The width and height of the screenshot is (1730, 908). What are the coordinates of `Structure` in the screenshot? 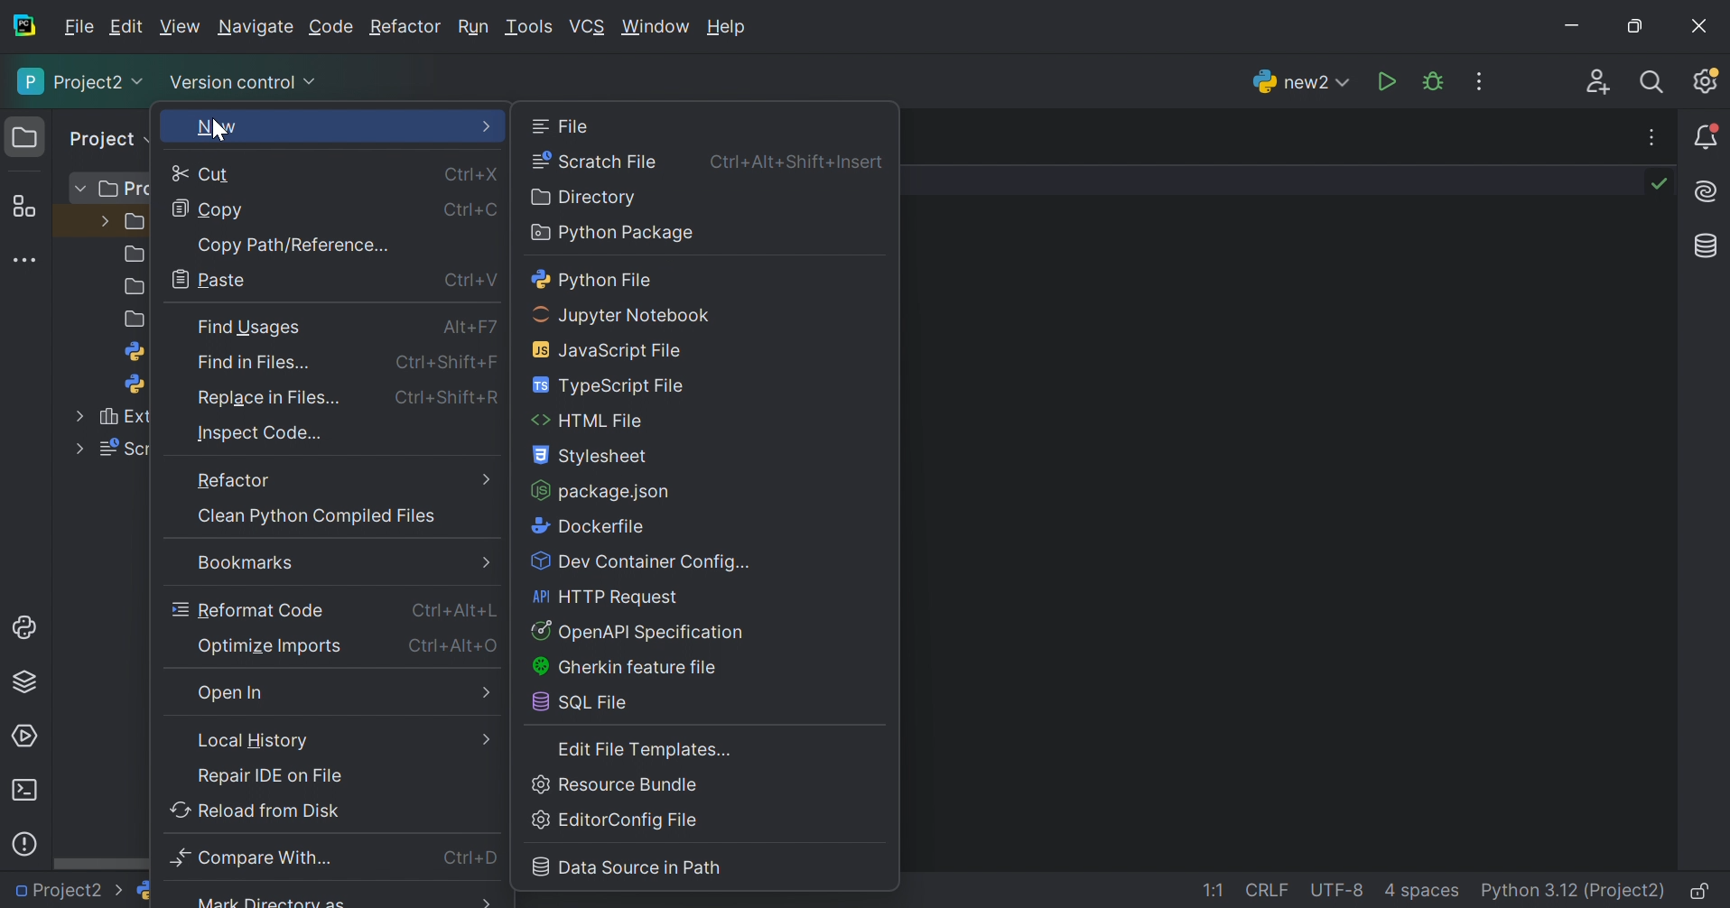 It's located at (23, 206).